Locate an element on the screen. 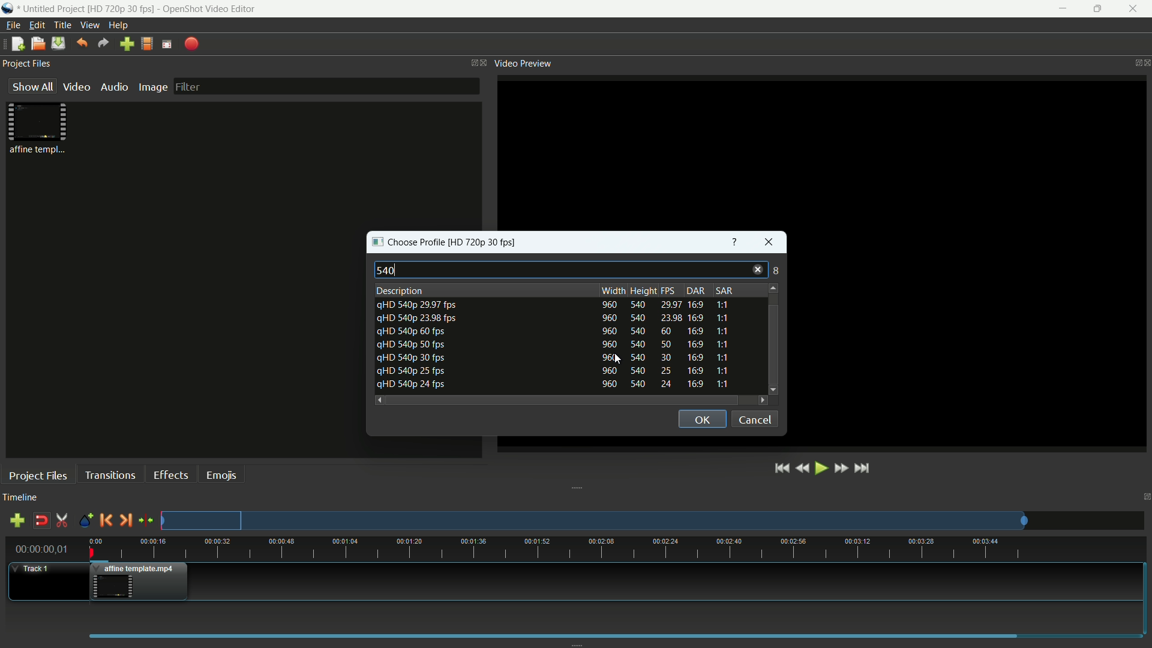 This screenshot has height=648, width=1152. previous marker is located at coordinates (106, 520).